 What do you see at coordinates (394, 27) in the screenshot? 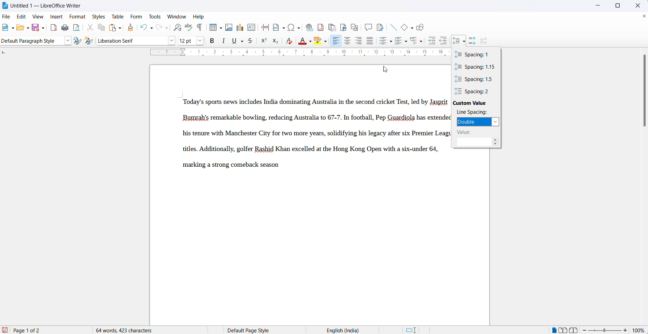
I see `insert line` at bounding box center [394, 27].